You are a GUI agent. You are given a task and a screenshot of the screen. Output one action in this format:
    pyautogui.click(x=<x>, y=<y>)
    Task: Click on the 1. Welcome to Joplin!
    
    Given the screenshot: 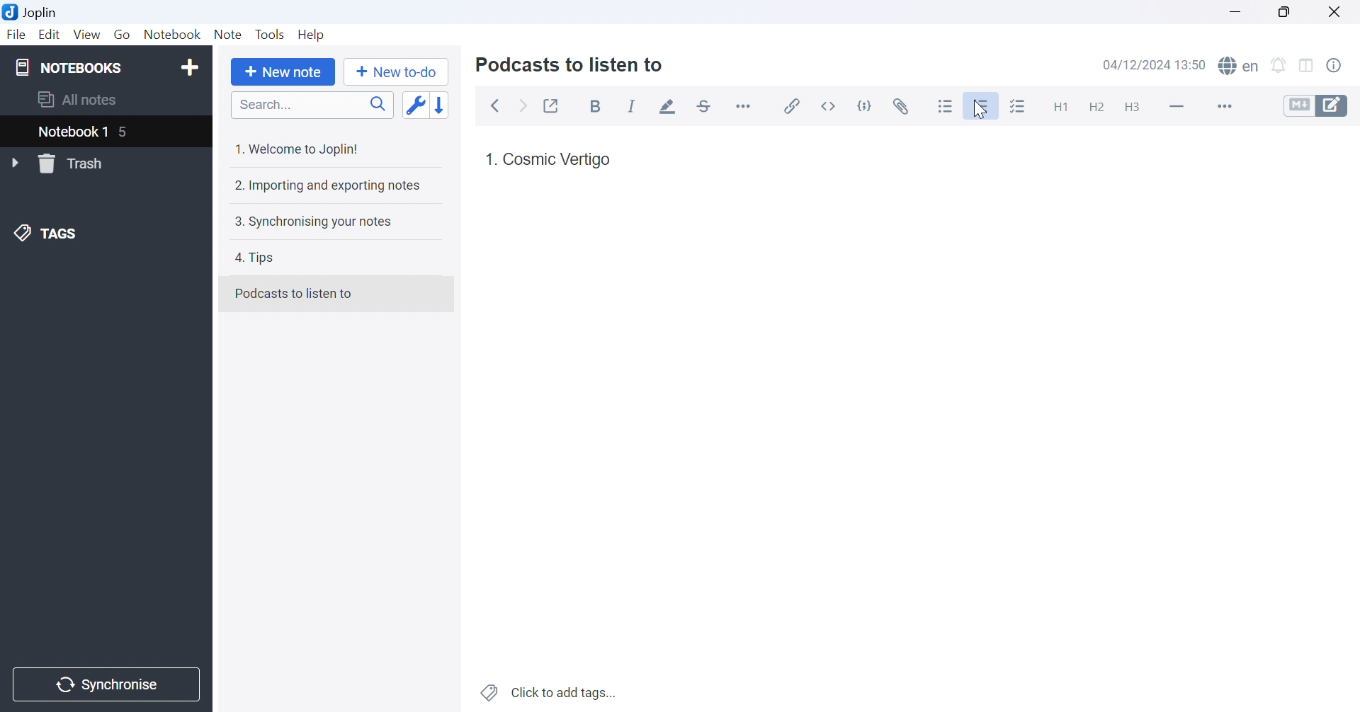 What is the action you would take?
    pyautogui.click(x=299, y=150)
    